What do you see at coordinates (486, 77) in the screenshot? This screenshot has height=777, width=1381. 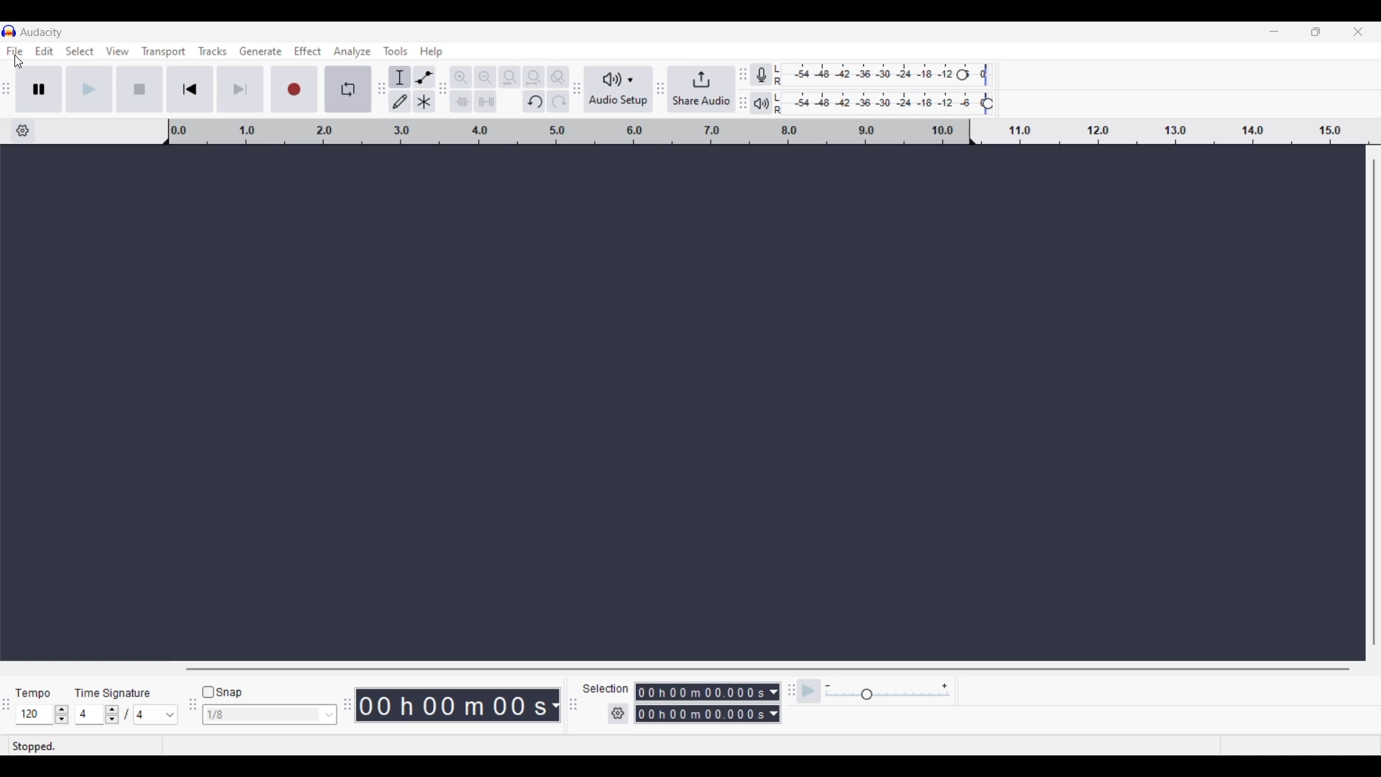 I see `Zoom out` at bounding box center [486, 77].